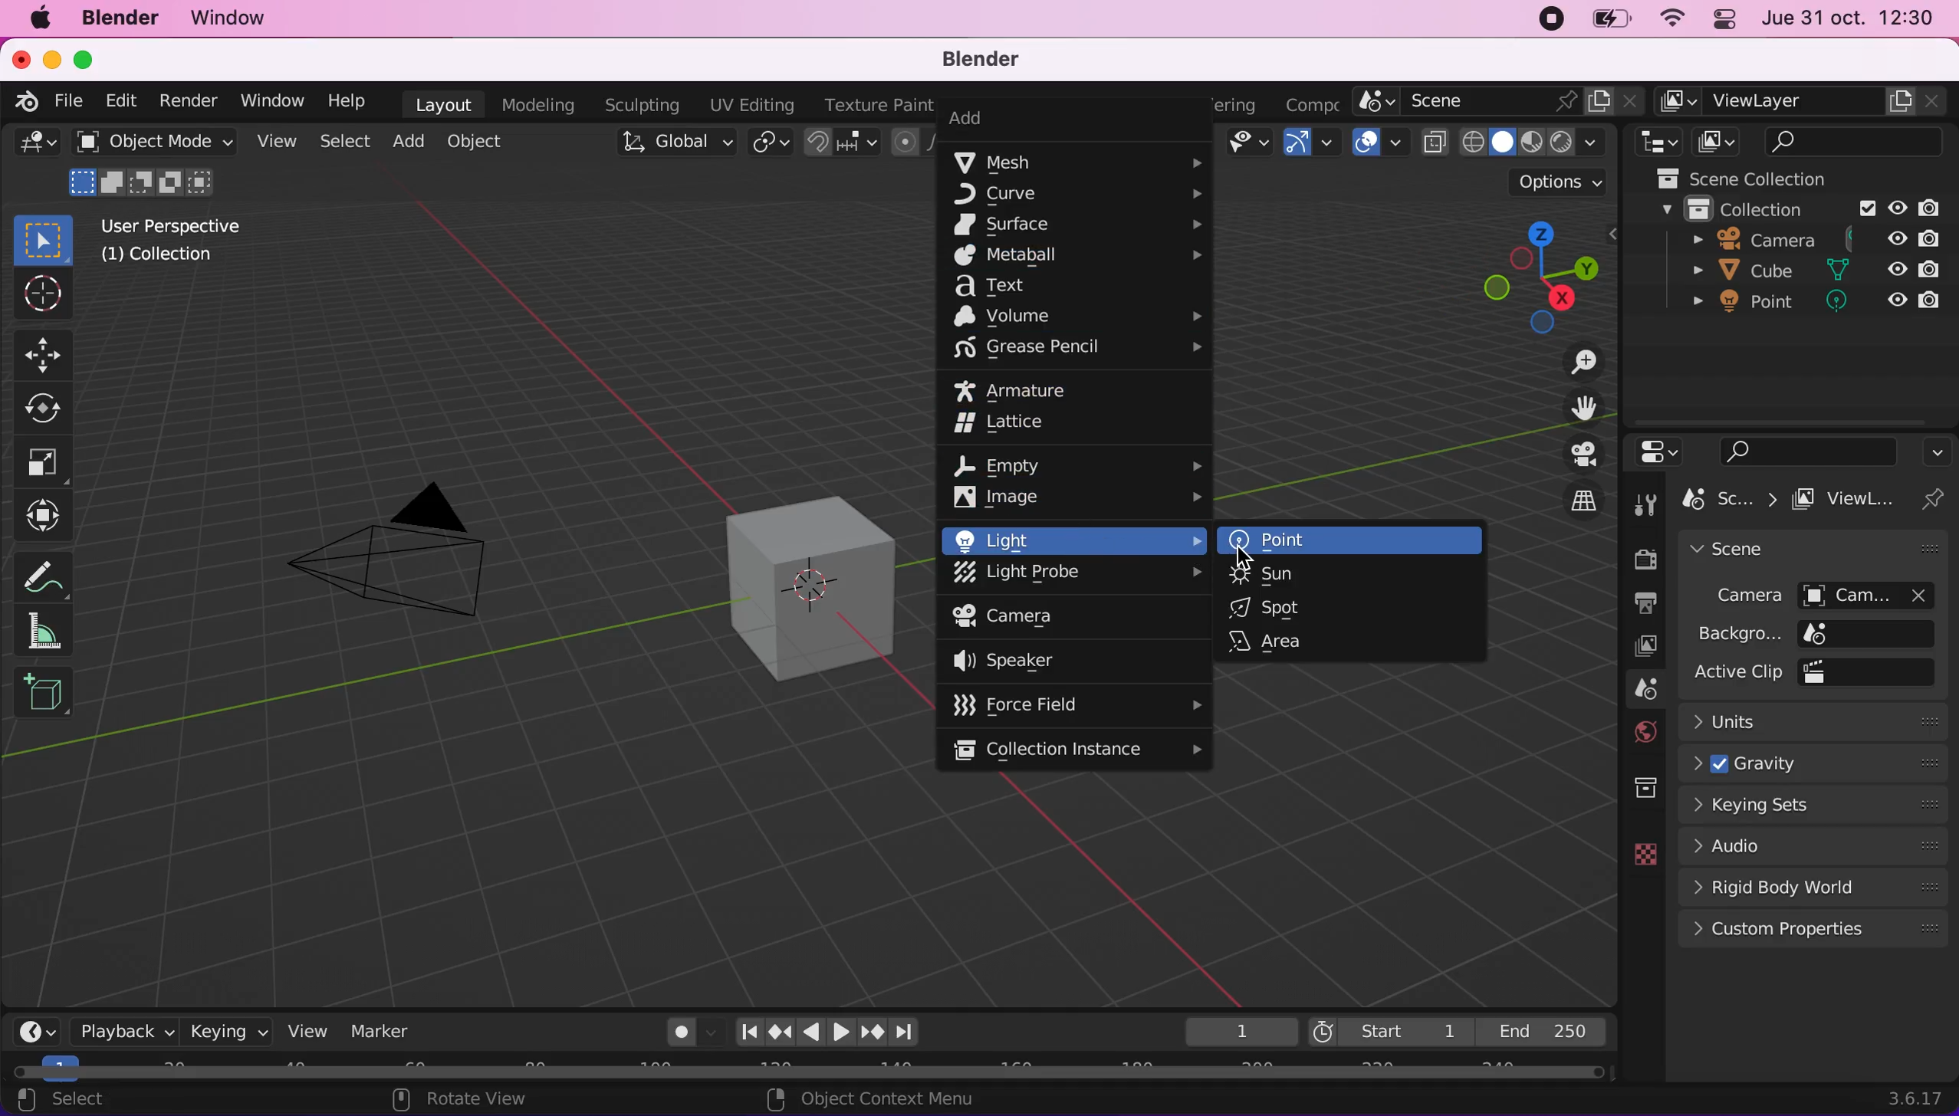 The height and width of the screenshot is (1116, 1959). I want to click on pan view, so click(445, 1100).